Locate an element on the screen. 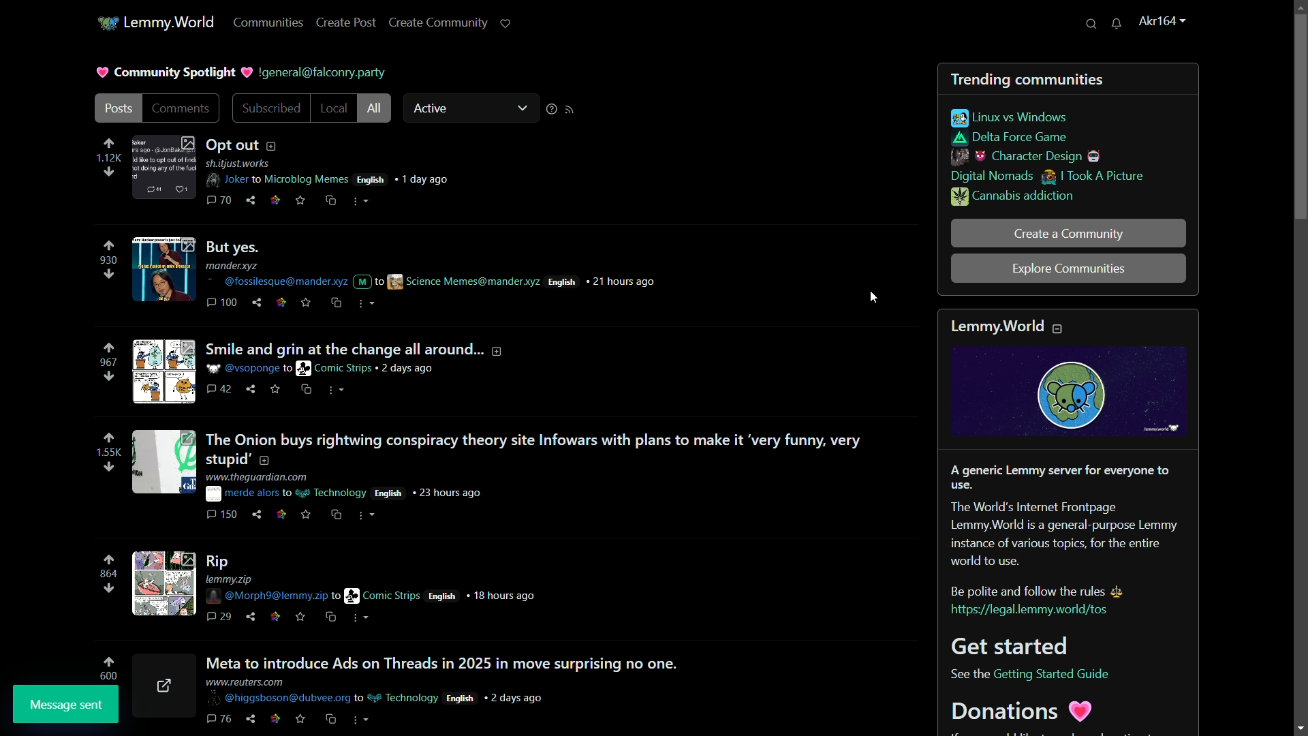  link is located at coordinates (278, 614).